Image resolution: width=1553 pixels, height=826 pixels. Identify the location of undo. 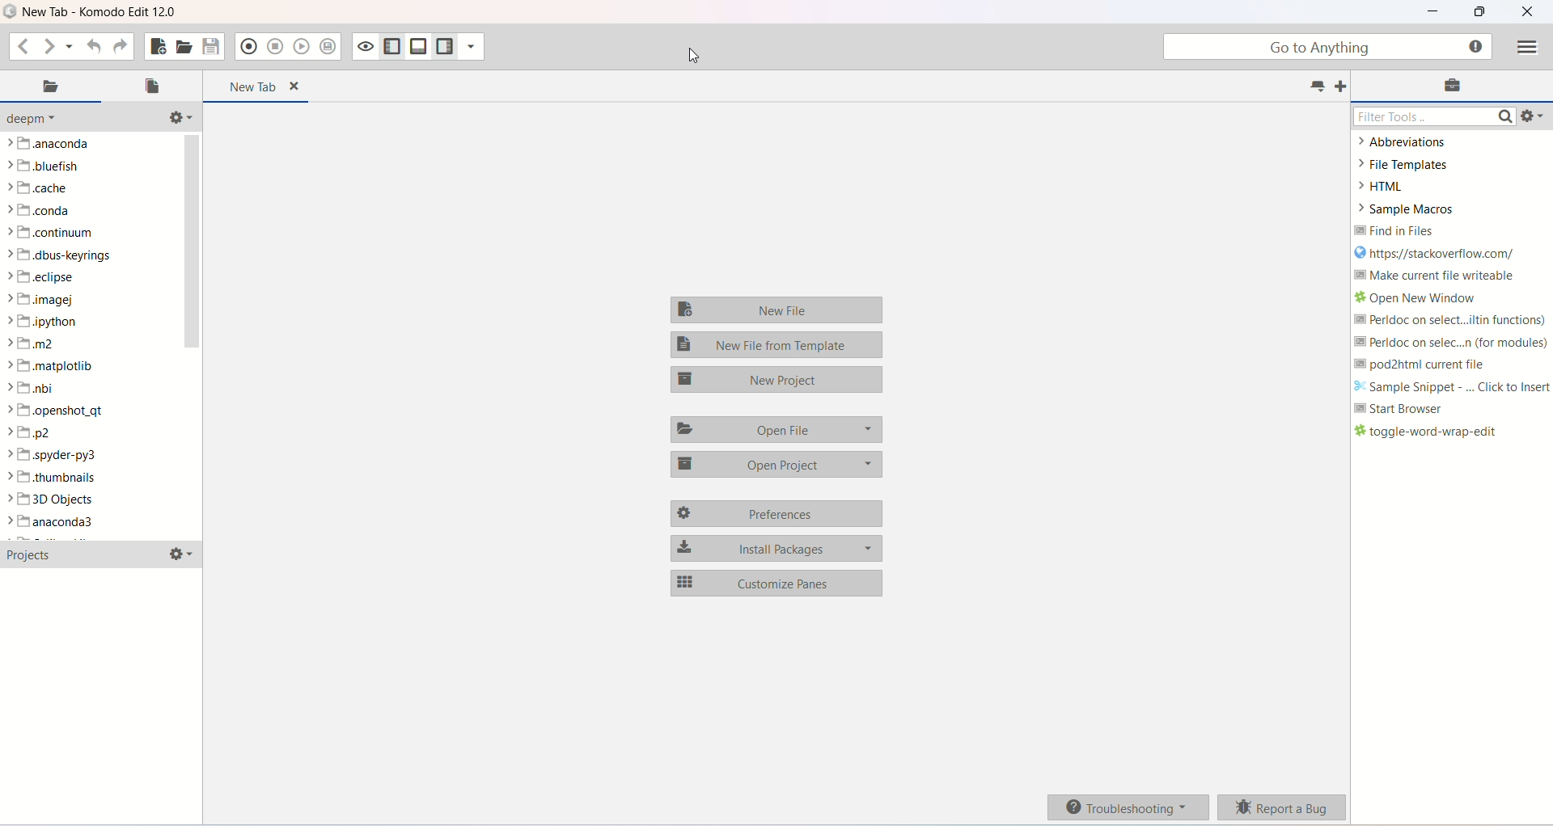
(95, 48).